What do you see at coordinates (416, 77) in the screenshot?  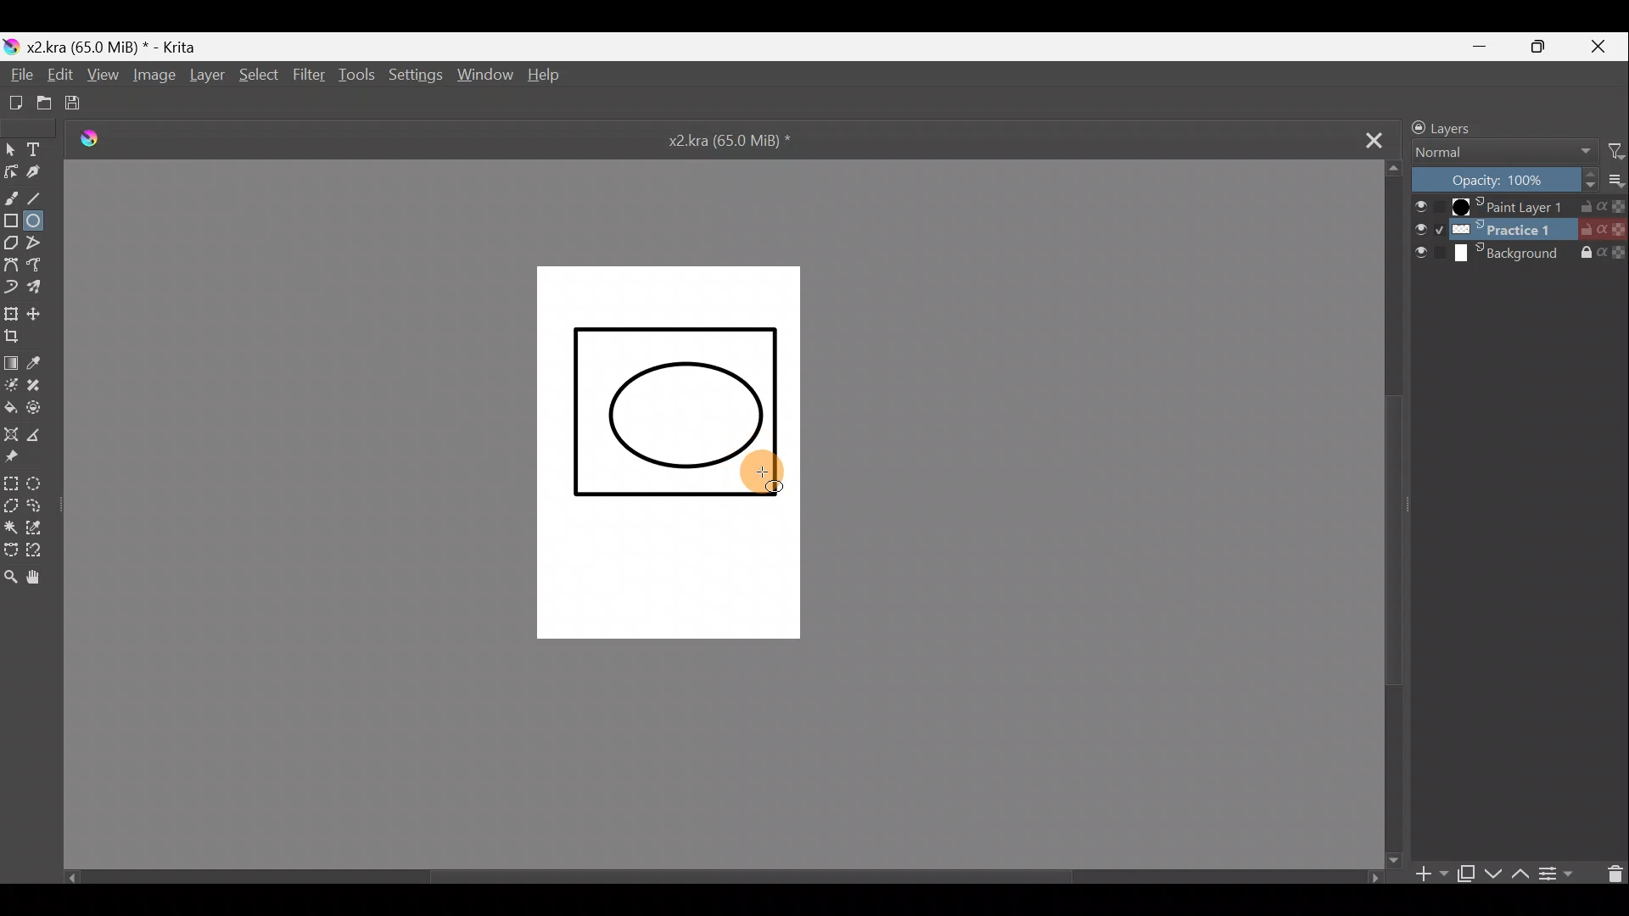 I see `Settings` at bounding box center [416, 77].